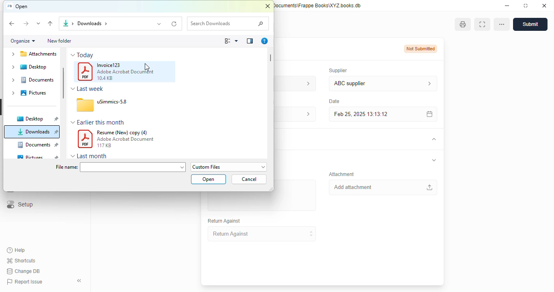 The height and width of the screenshot is (292, 554). I want to click on return against, so click(262, 234).